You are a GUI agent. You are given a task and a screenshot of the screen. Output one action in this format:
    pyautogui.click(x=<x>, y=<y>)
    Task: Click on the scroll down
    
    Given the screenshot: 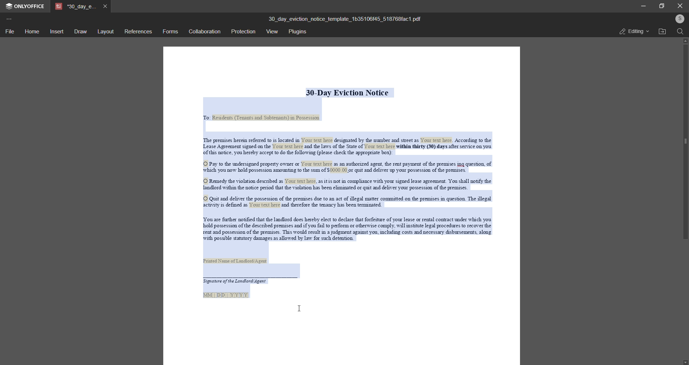 What is the action you would take?
    pyautogui.click(x=685, y=361)
    